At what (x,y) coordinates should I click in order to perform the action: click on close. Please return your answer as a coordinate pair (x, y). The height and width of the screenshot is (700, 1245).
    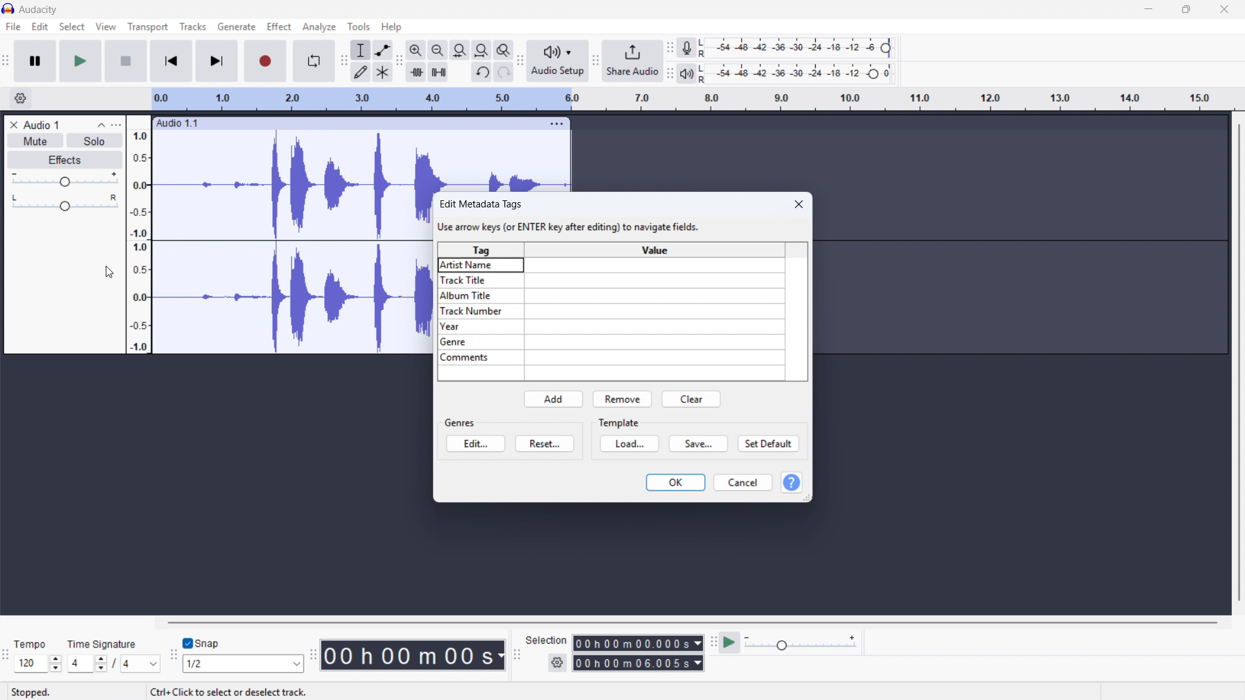
    Looking at the image, I should click on (1223, 10).